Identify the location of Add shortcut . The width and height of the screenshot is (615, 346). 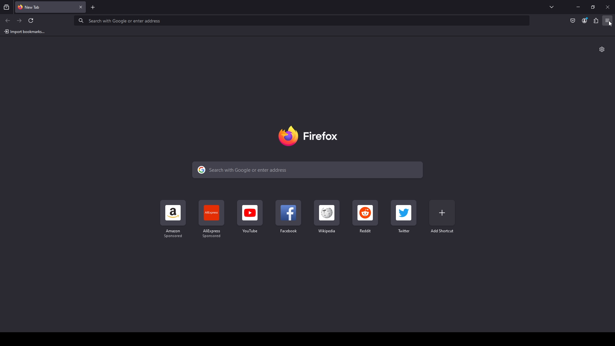
(442, 217).